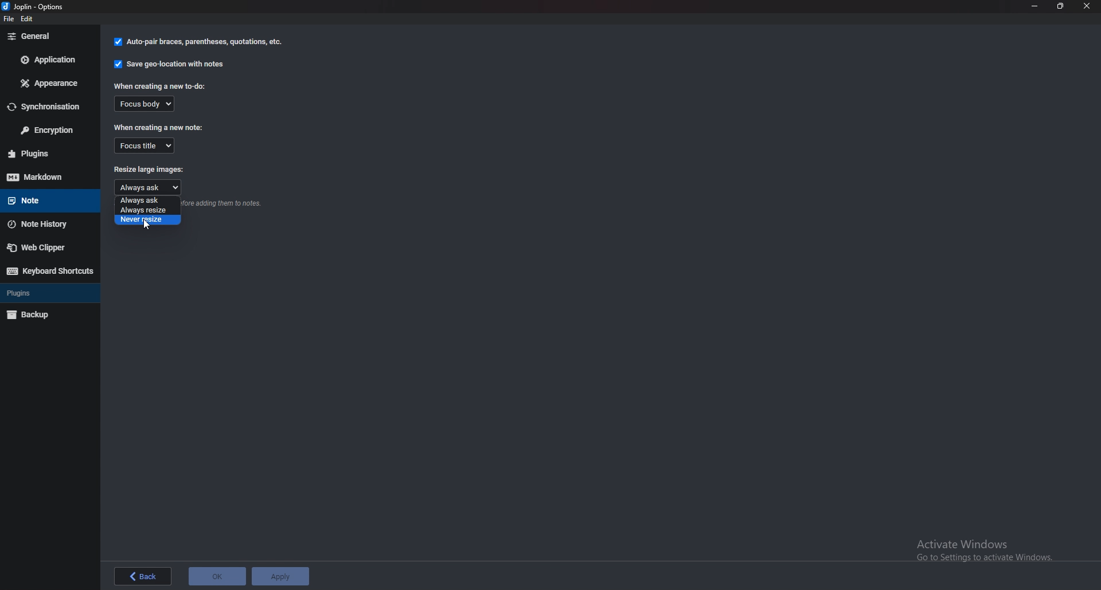 The width and height of the screenshot is (1101, 590). I want to click on Plugins, so click(42, 293).